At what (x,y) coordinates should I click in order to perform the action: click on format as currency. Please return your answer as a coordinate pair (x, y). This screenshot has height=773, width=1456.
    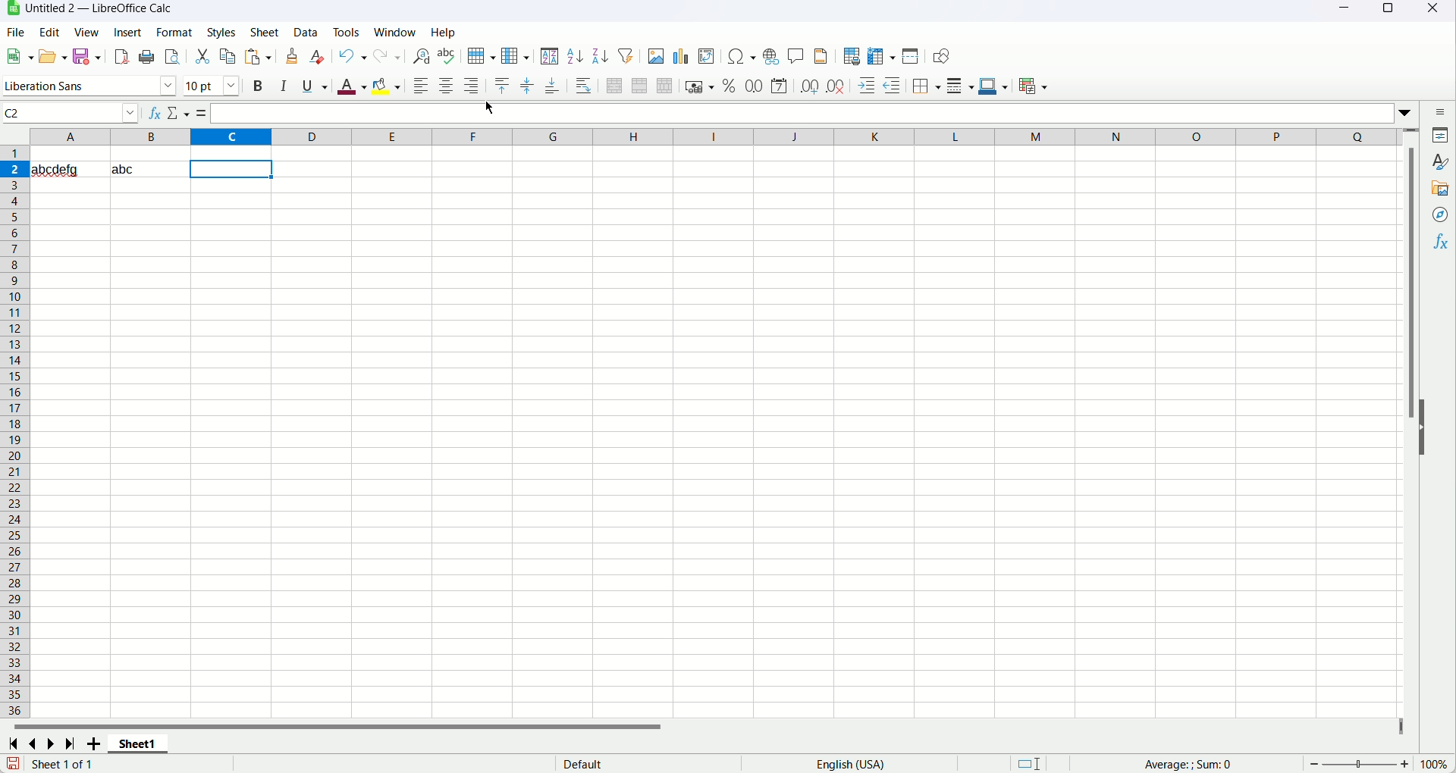
    Looking at the image, I should click on (699, 86).